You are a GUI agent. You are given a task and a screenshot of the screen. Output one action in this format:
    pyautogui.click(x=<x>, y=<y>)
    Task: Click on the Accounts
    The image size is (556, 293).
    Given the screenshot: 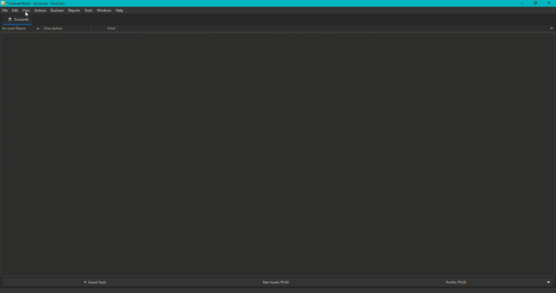 What is the action you would take?
    pyautogui.click(x=18, y=19)
    